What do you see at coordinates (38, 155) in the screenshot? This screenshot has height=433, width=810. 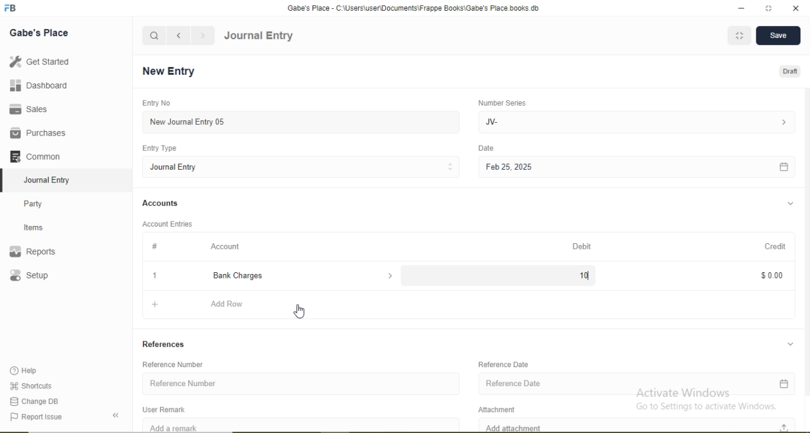 I see `Common` at bounding box center [38, 155].